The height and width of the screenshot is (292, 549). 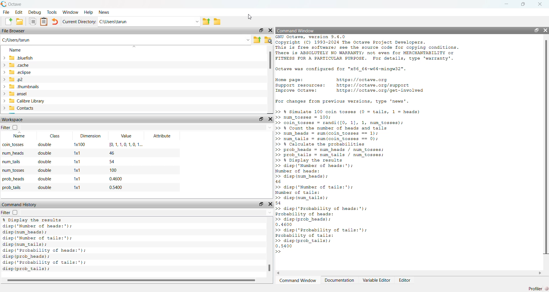 What do you see at coordinates (296, 31) in the screenshot?
I see `Command Window` at bounding box center [296, 31].